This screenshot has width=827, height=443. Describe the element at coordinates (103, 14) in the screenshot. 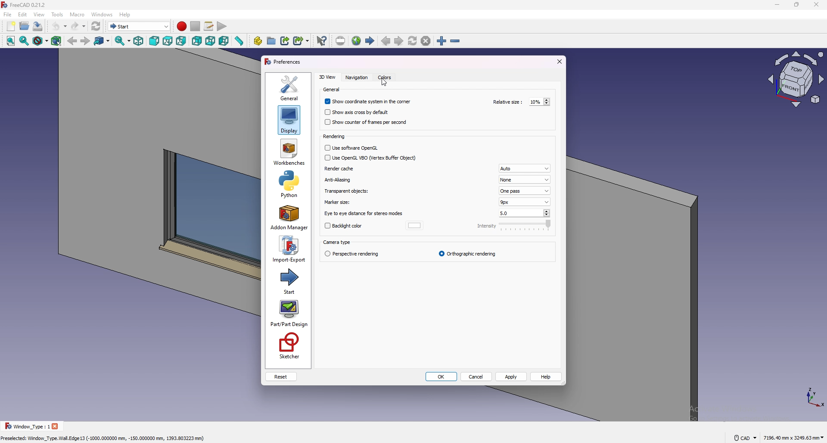

I see `windows` at that location.